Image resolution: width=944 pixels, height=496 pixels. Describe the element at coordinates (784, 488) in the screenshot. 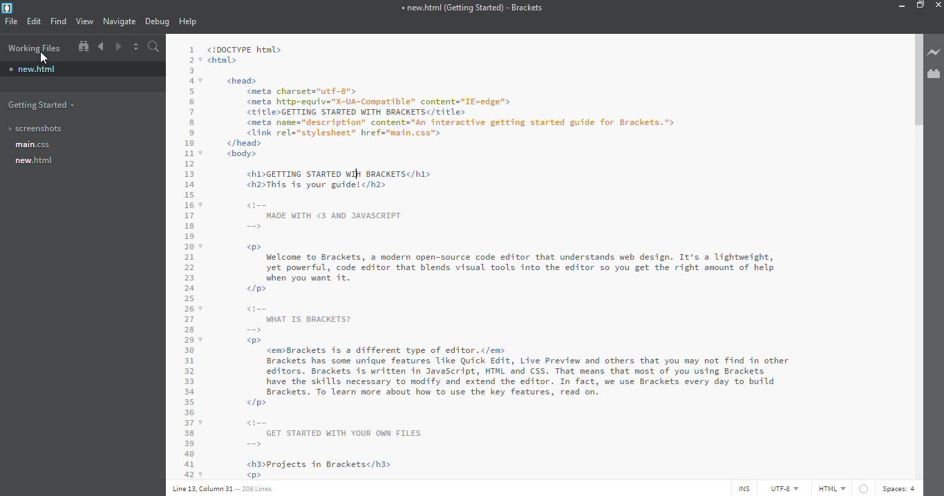

I see `utf` at that location.